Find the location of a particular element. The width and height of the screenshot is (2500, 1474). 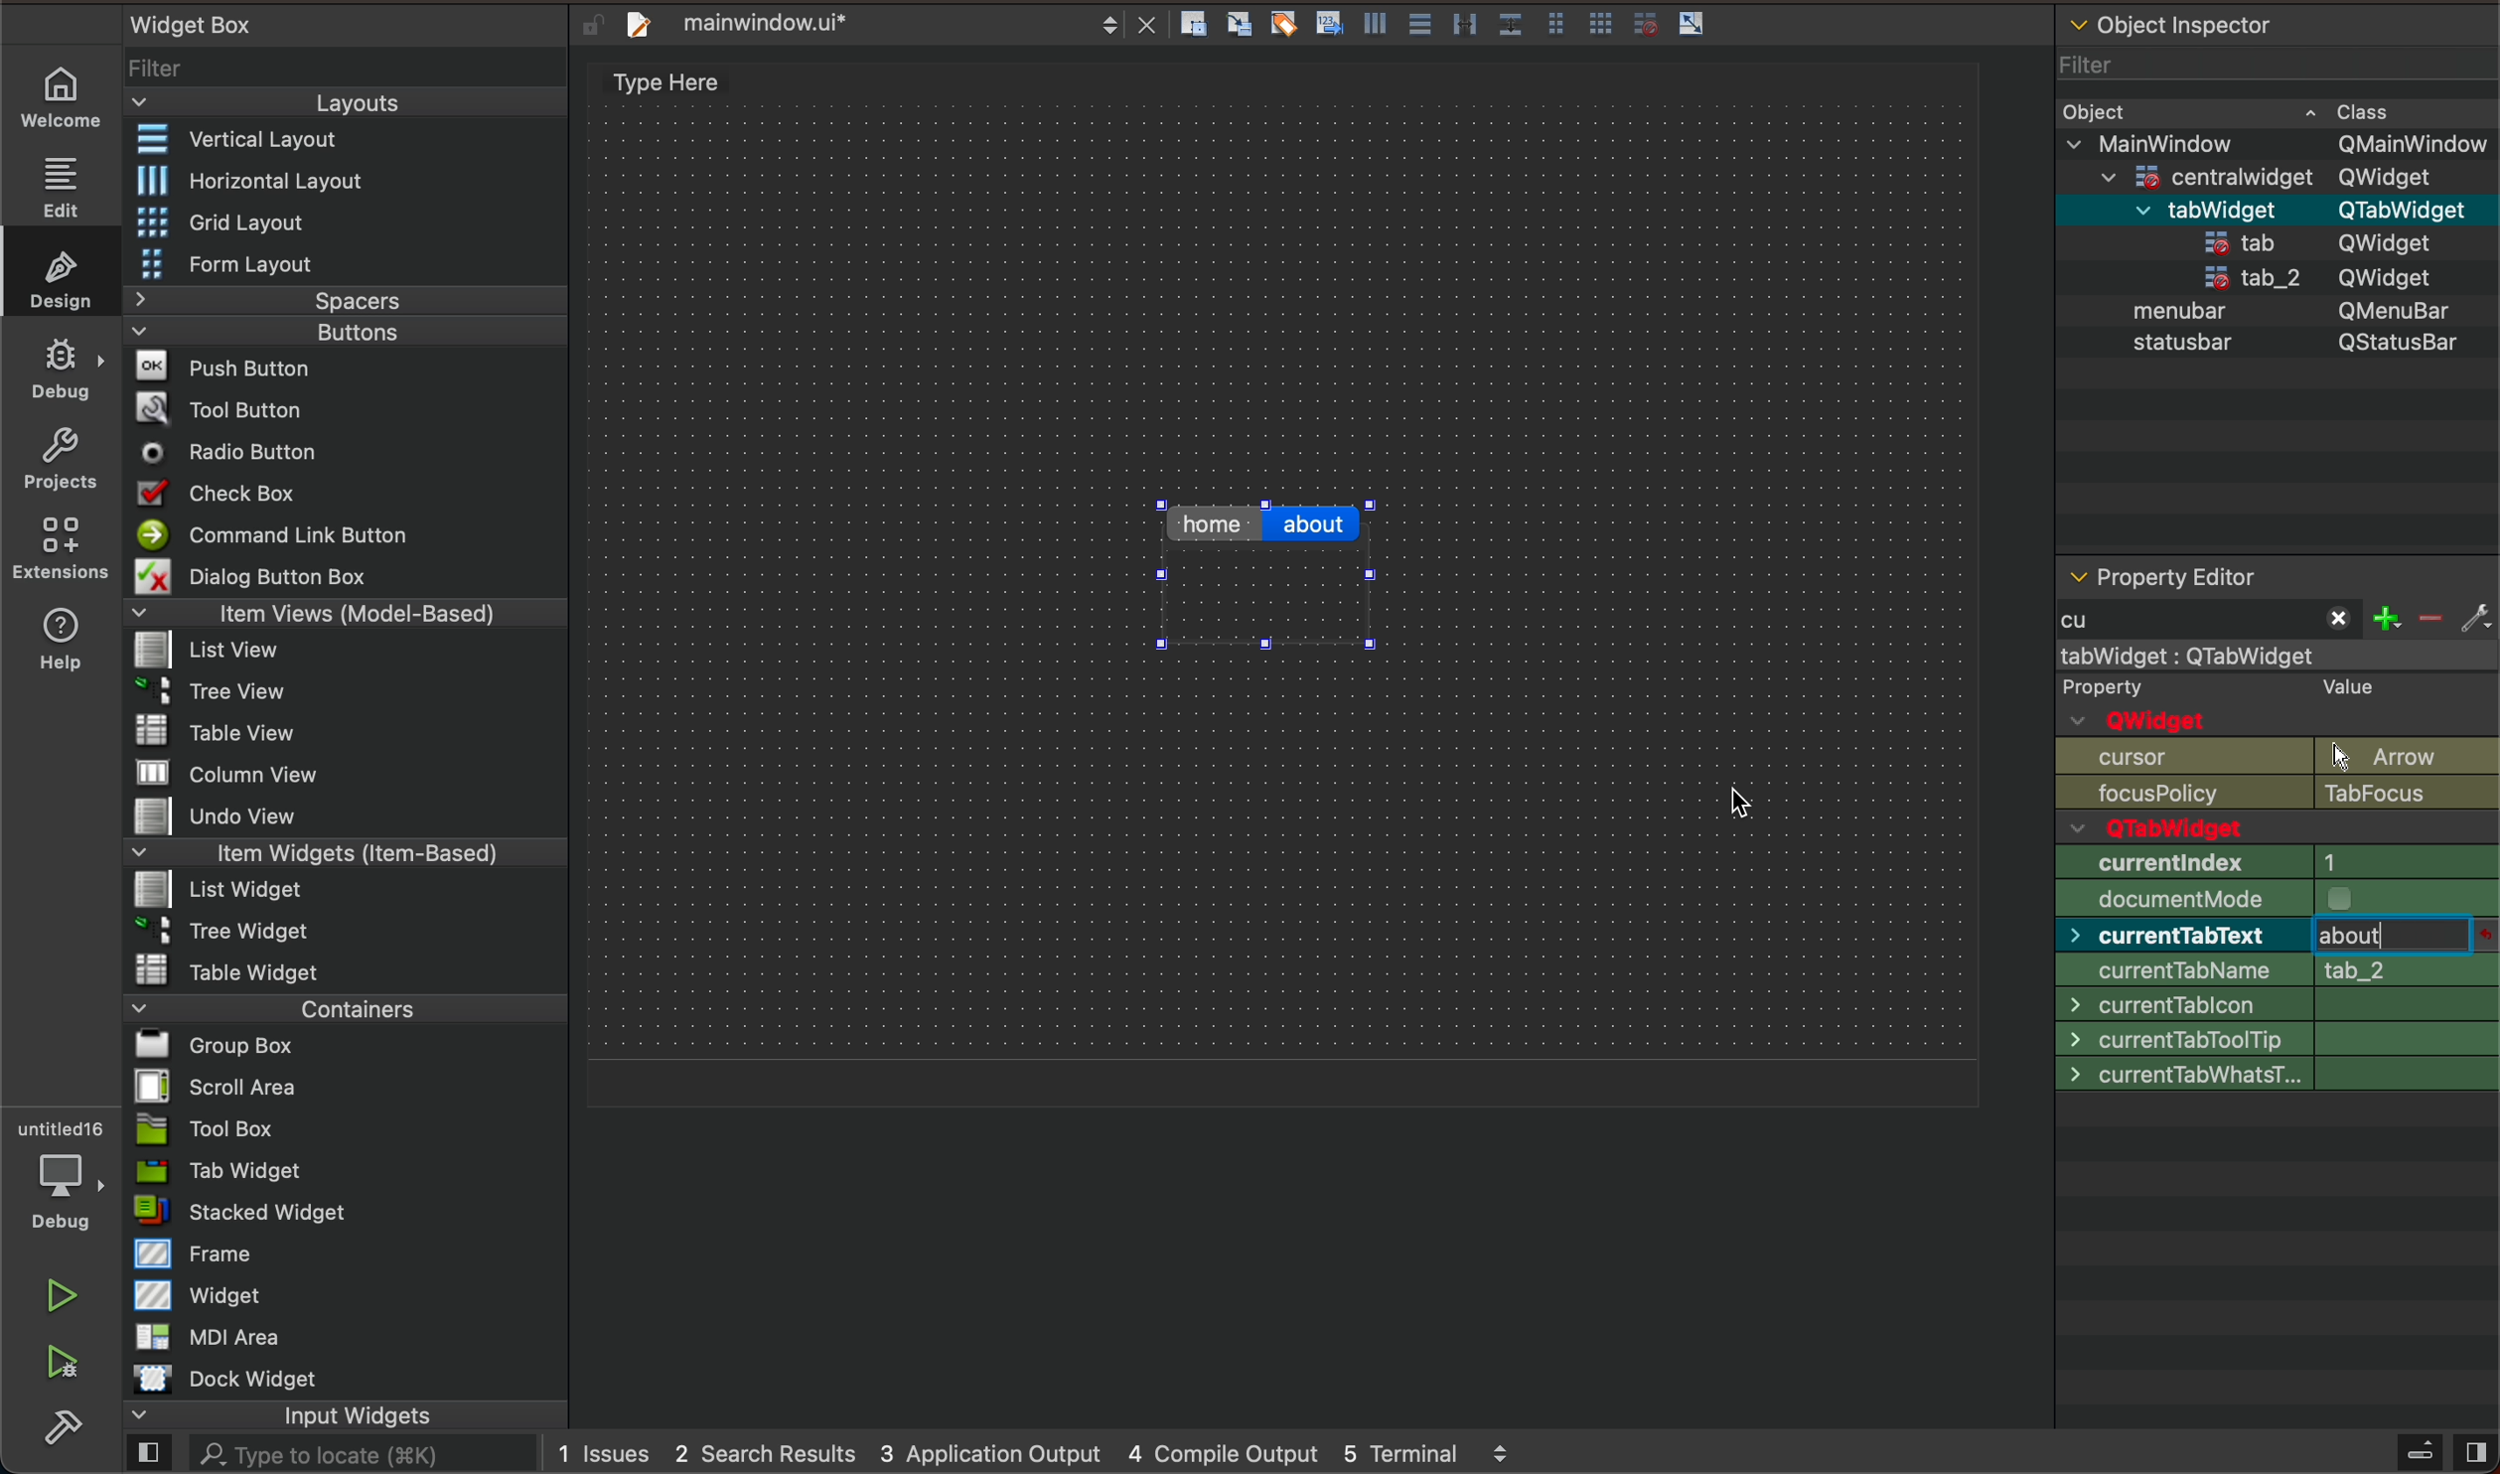

design is located at coordinates (60, 273).